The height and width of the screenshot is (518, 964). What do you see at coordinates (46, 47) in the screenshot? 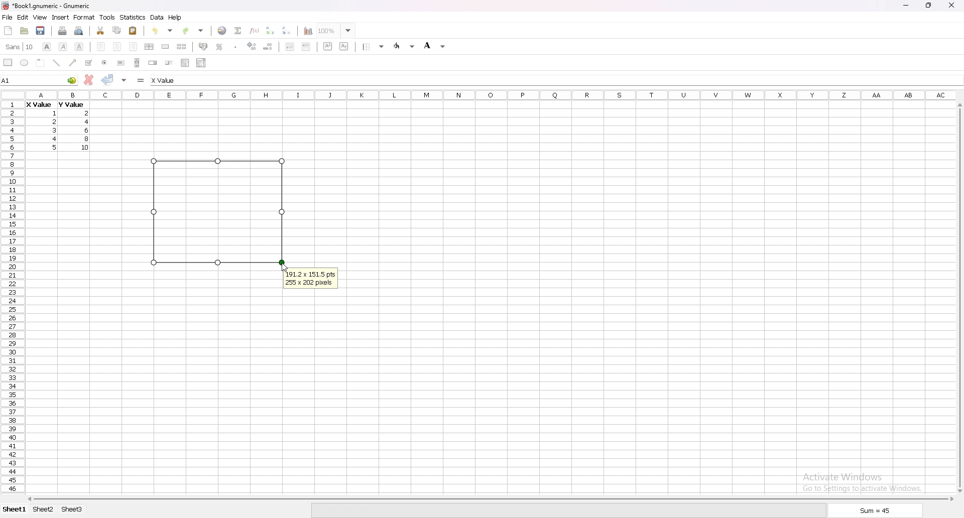
I see `bold` at bounding box center [46, 47].